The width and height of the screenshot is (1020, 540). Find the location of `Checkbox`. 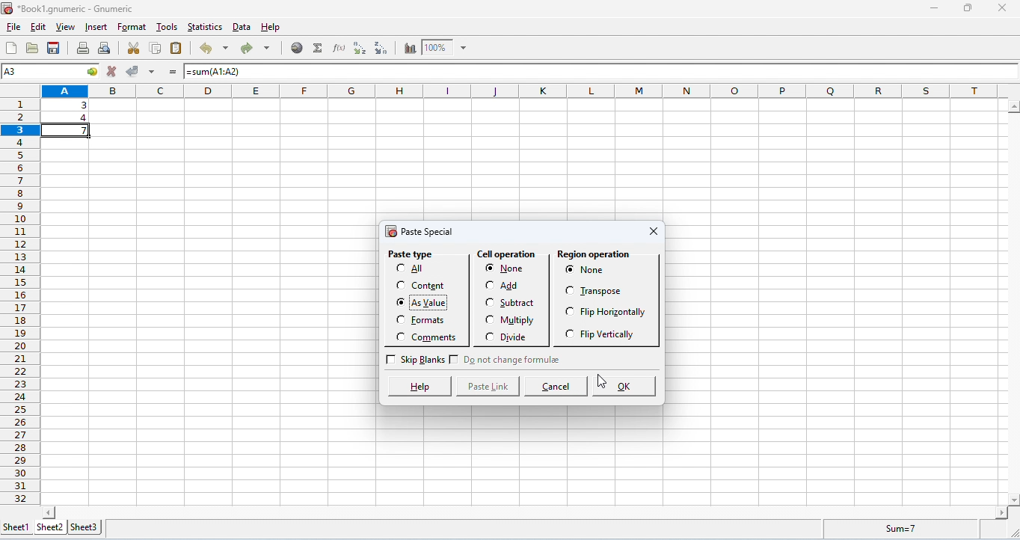

Checkbox is located at coordinates (486, 285).